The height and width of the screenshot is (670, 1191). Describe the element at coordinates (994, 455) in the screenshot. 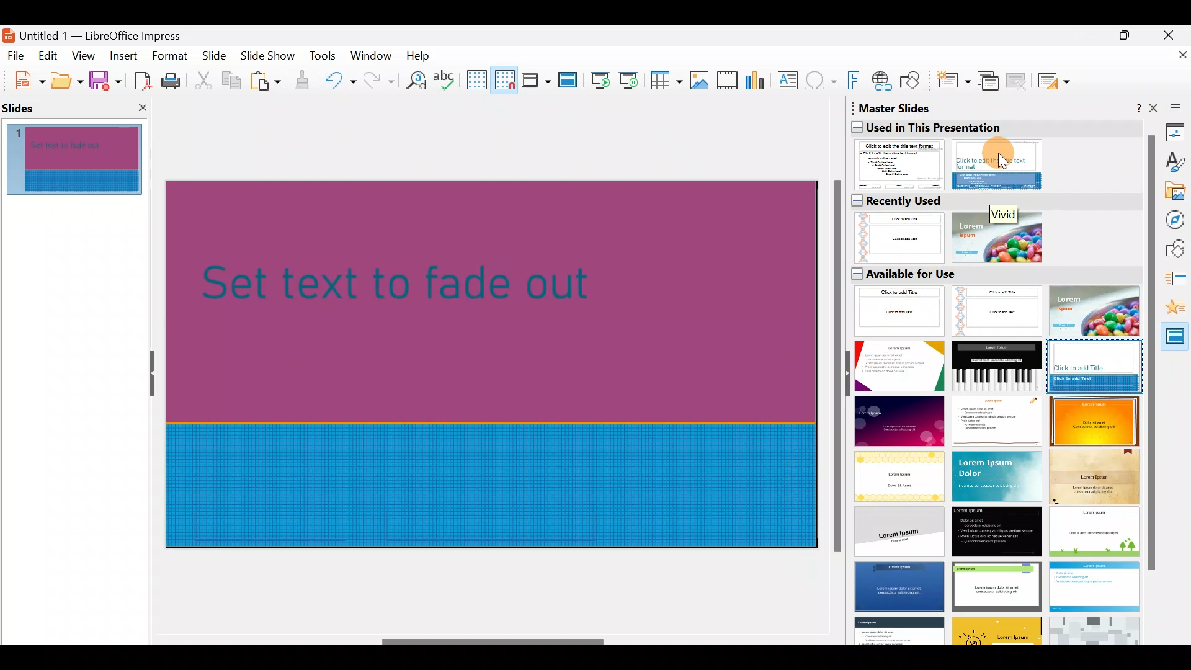

I see `Slides available for use` at that location.